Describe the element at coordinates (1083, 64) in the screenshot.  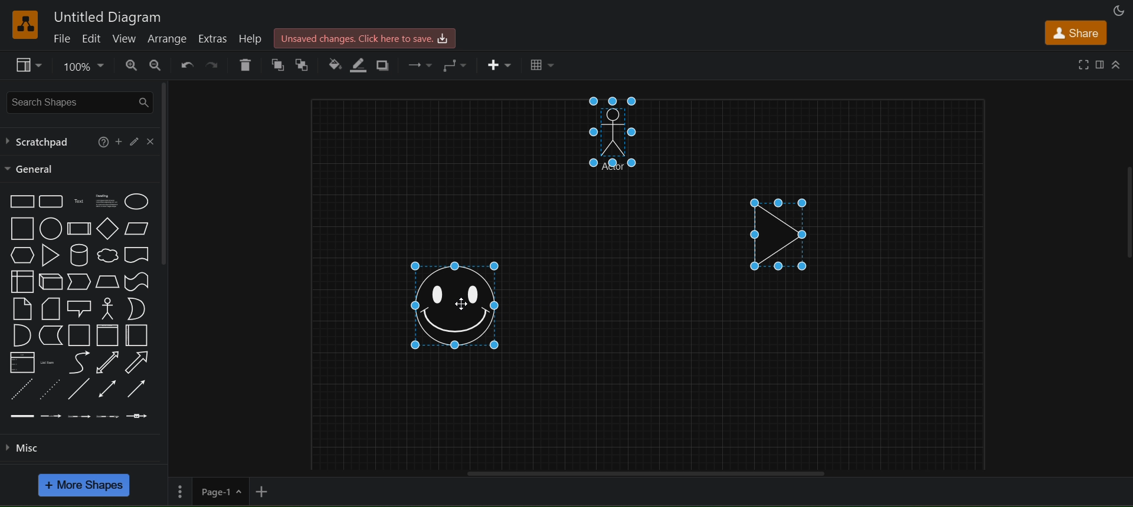
I see `fullscreen` at that location.